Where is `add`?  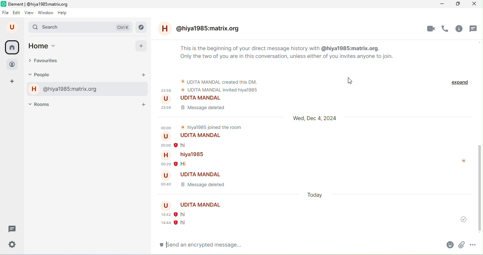
add is located at coordinates (141, 46).